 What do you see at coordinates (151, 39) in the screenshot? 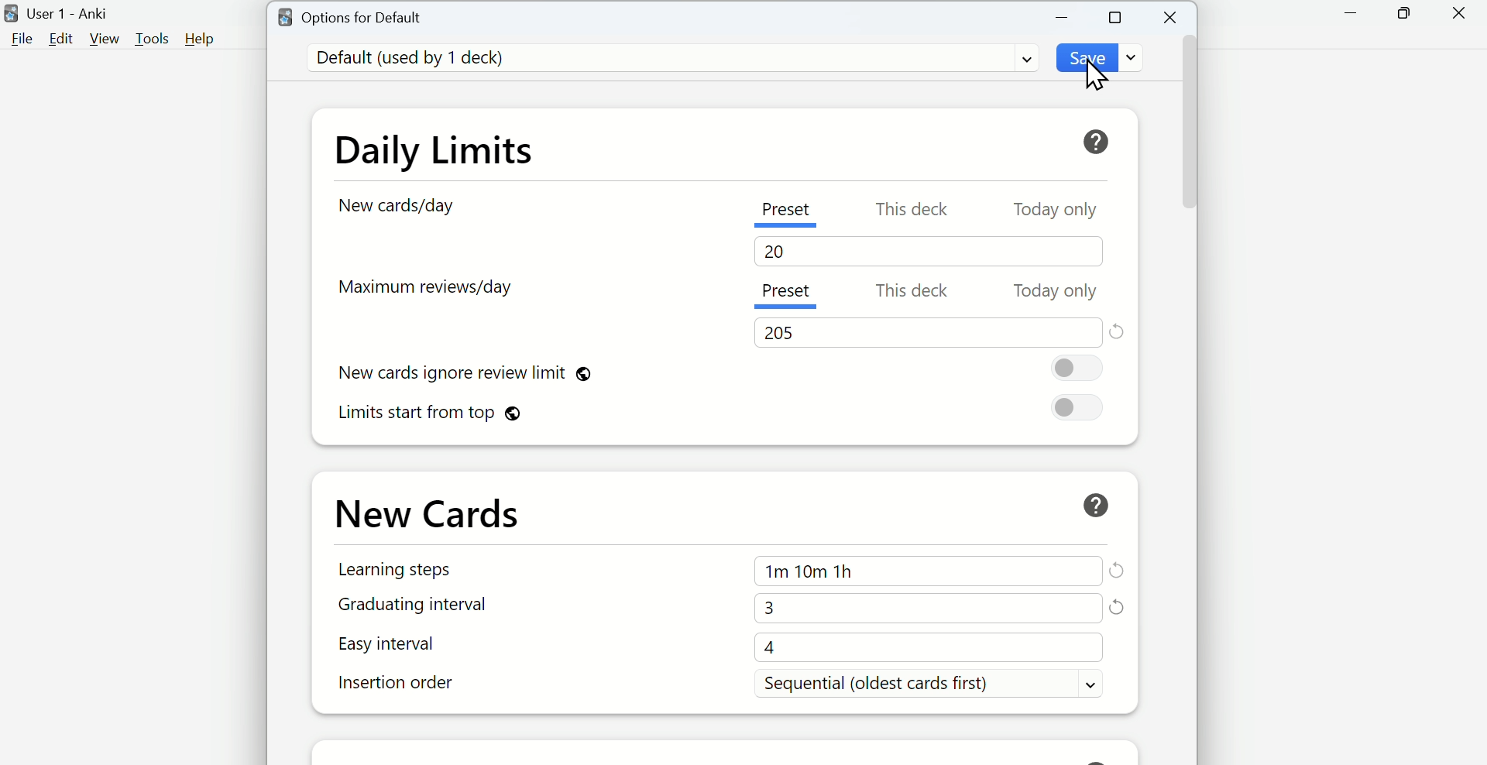
I see `Tools` at bounding box center [151, 39].